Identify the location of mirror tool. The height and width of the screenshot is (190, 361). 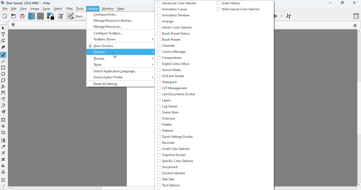
(279, 16).